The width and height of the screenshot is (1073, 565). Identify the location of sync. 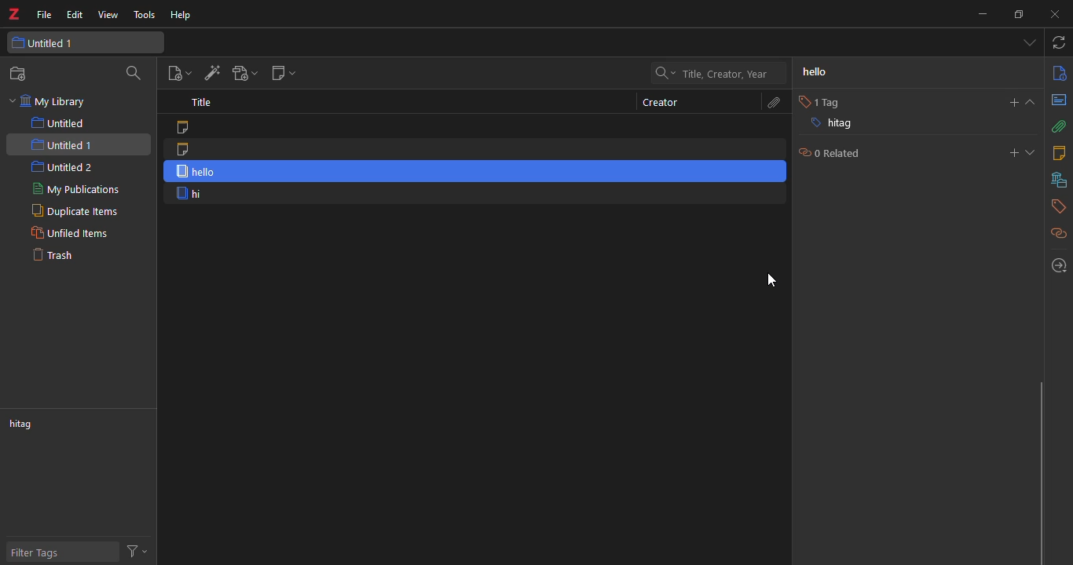
(1060, 44).